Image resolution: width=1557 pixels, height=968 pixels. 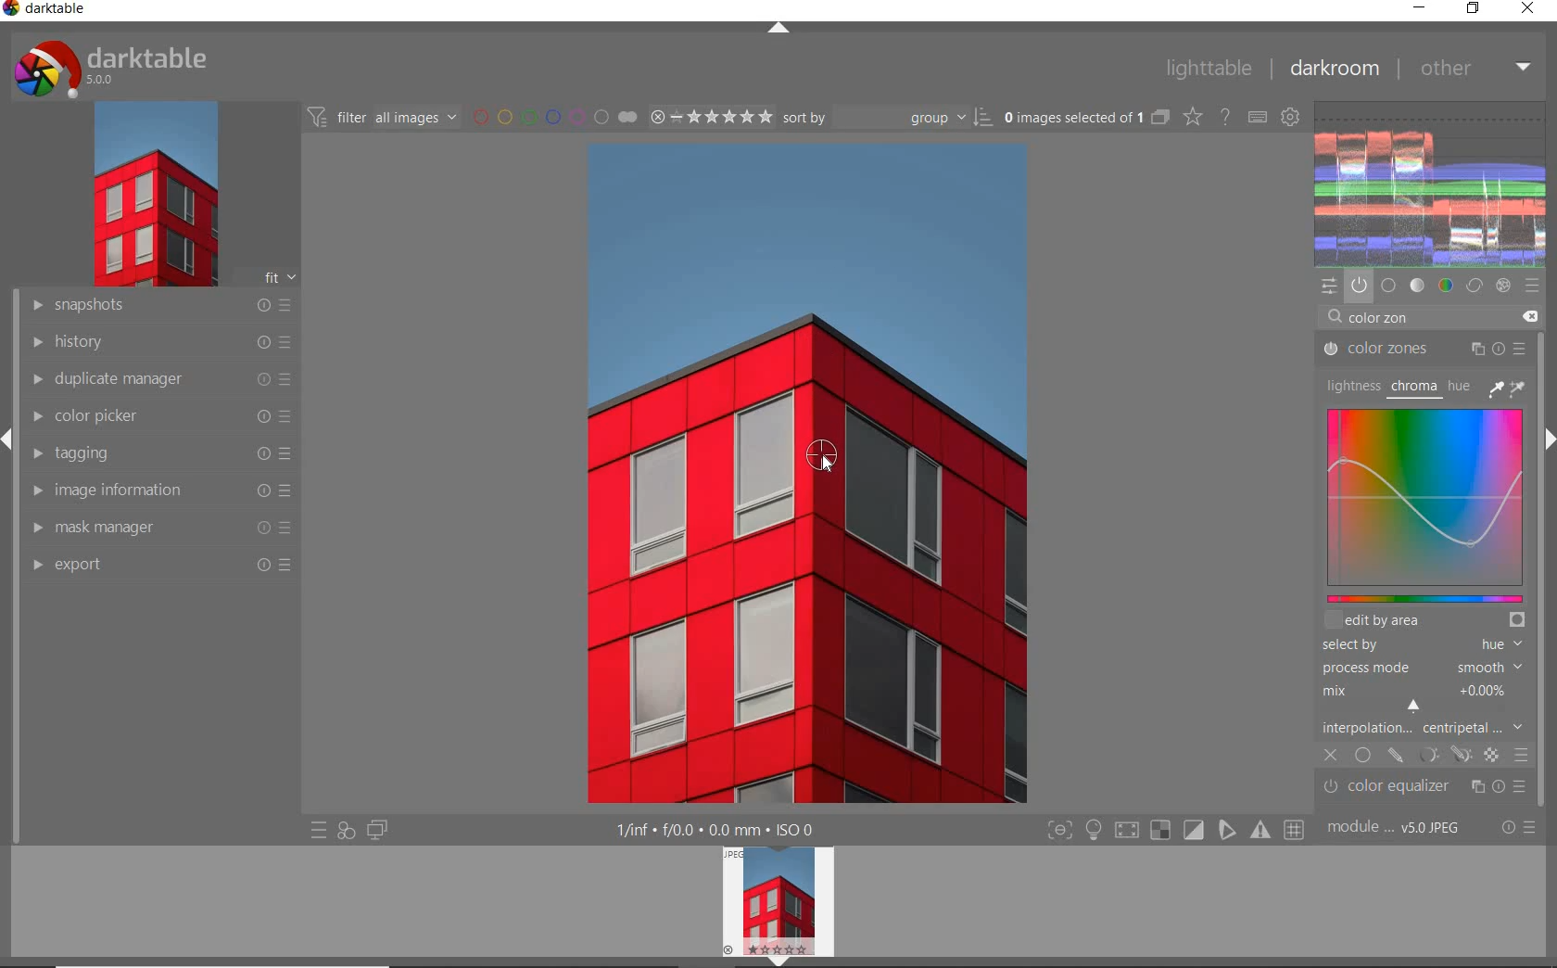 I want to click on display a second darkroom image widow, so click(x=377, y=828).